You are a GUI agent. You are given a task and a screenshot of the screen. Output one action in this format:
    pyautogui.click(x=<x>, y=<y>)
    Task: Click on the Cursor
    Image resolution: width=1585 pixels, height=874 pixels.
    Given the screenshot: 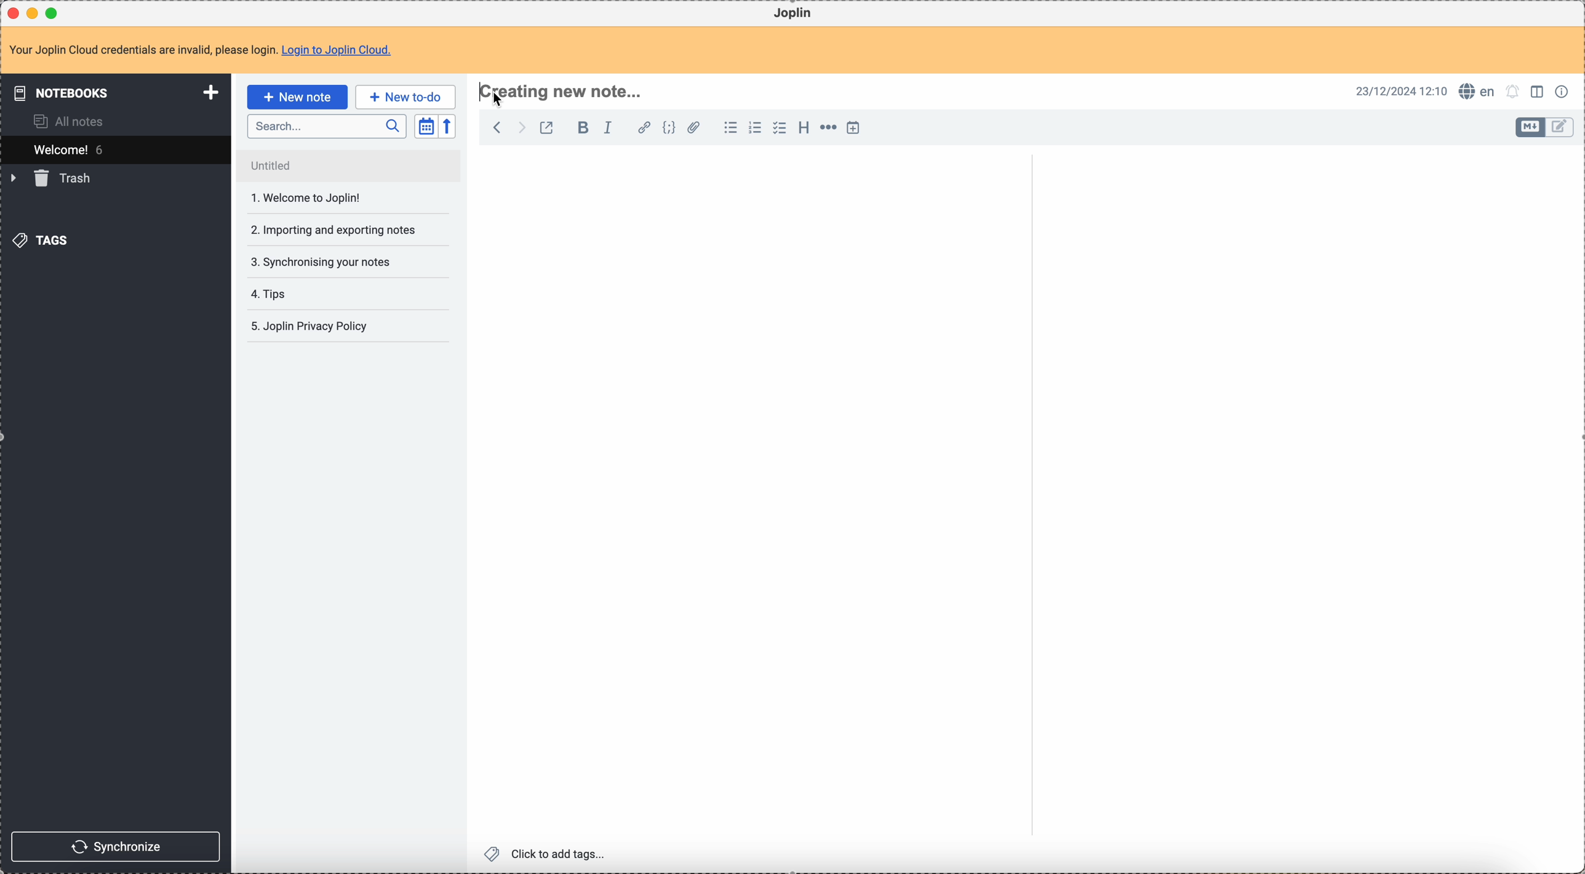 What is the action you would take?
    pyautogui.click(x=500, y=99)
    